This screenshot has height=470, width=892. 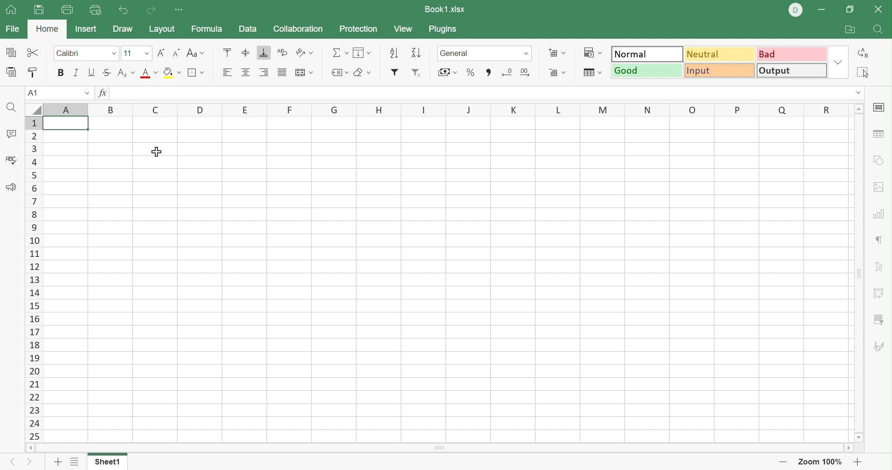 I want to click on Chart settings, so click(x=878, y=213).